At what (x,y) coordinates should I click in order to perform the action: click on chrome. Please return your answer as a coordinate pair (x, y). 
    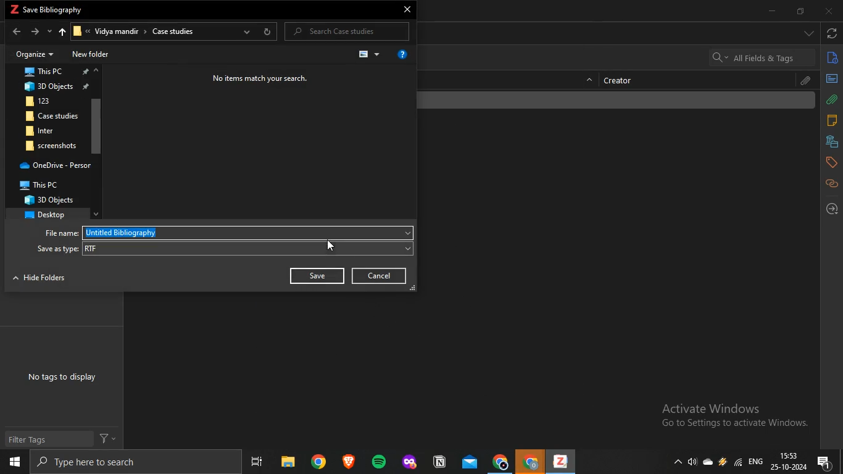
    Looking at the image, I should click on (531, 462).